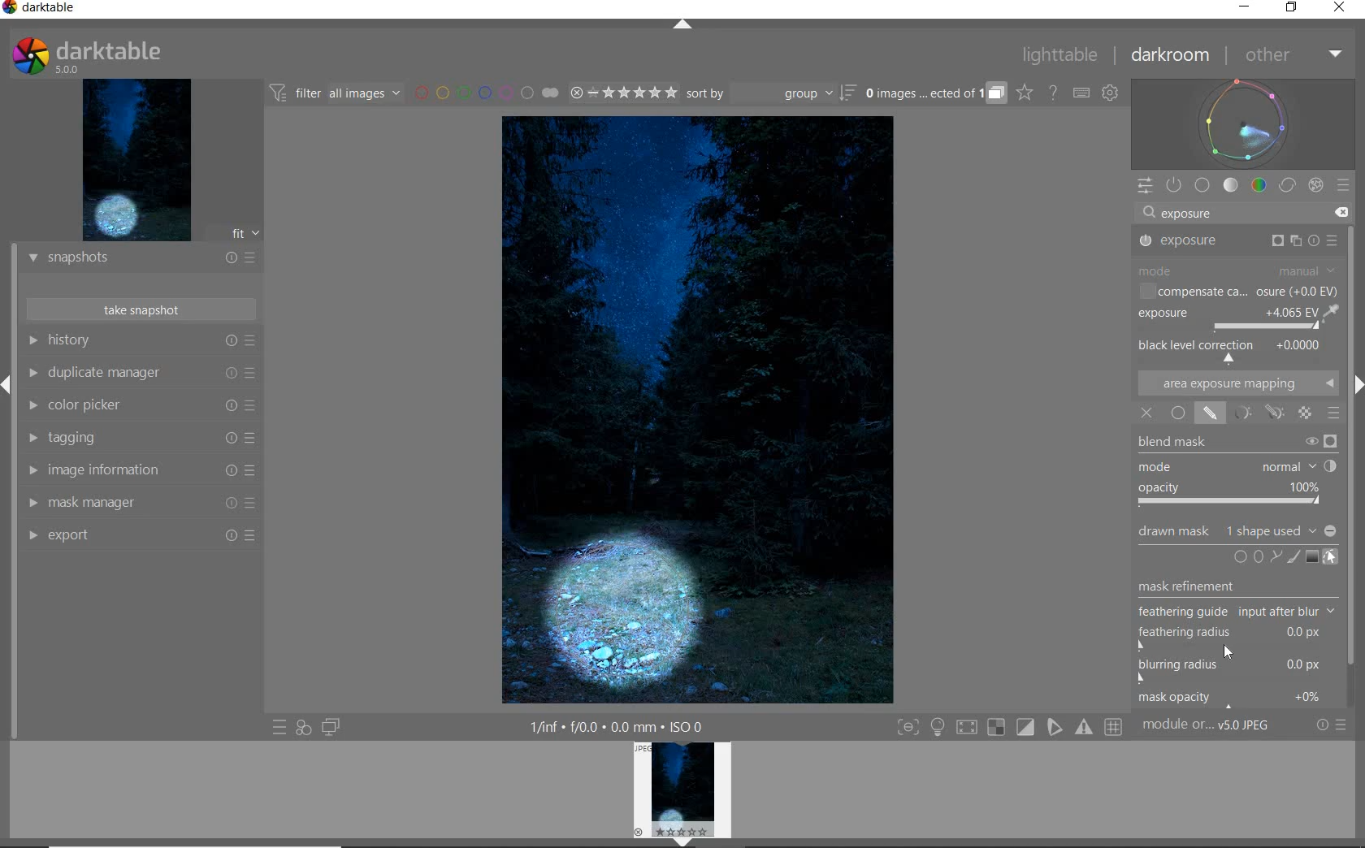 This screenshot has height=848, width=1365. Describe the element at coordinates (1237, 291) in the screenshot. I see `COMPENSATE CA...OSURE` at that location.